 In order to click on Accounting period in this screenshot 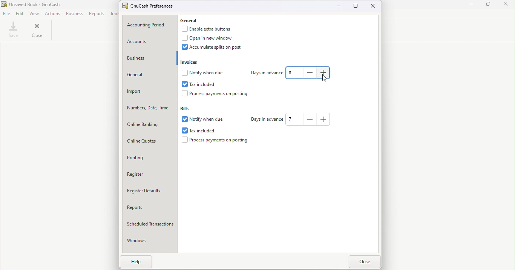, I will do `click(150, 25)`.